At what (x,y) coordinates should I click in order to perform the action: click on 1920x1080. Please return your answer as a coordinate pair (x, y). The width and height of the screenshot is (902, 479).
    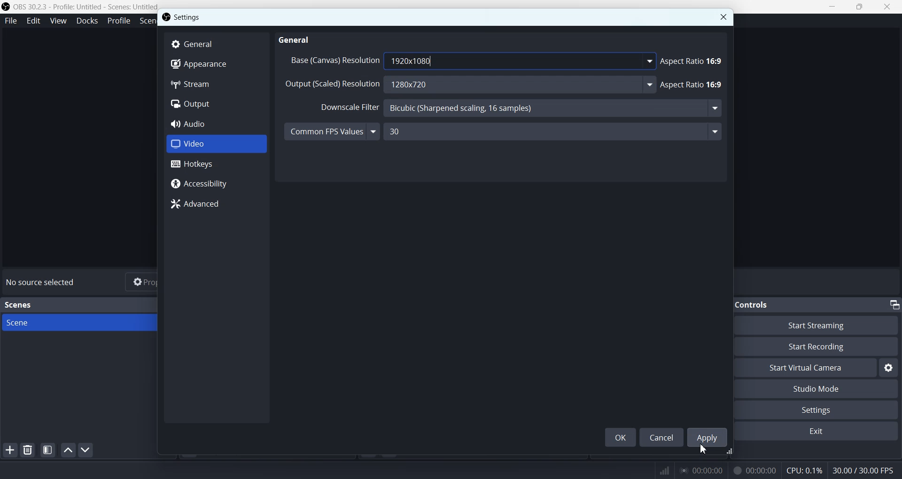
    Looking at the image, I should click on (521, 61).